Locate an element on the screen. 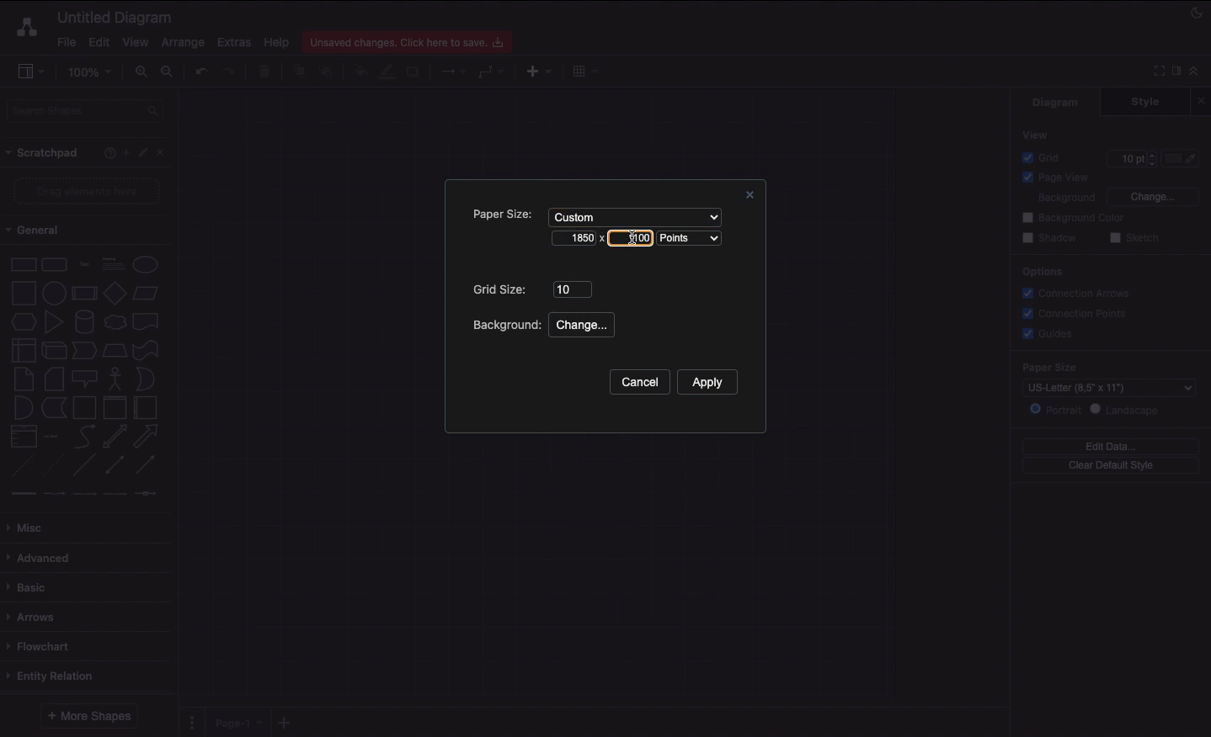 The height and width of the screenshot is (737, 1211). Draw.io is located at coordinates (24, 27).